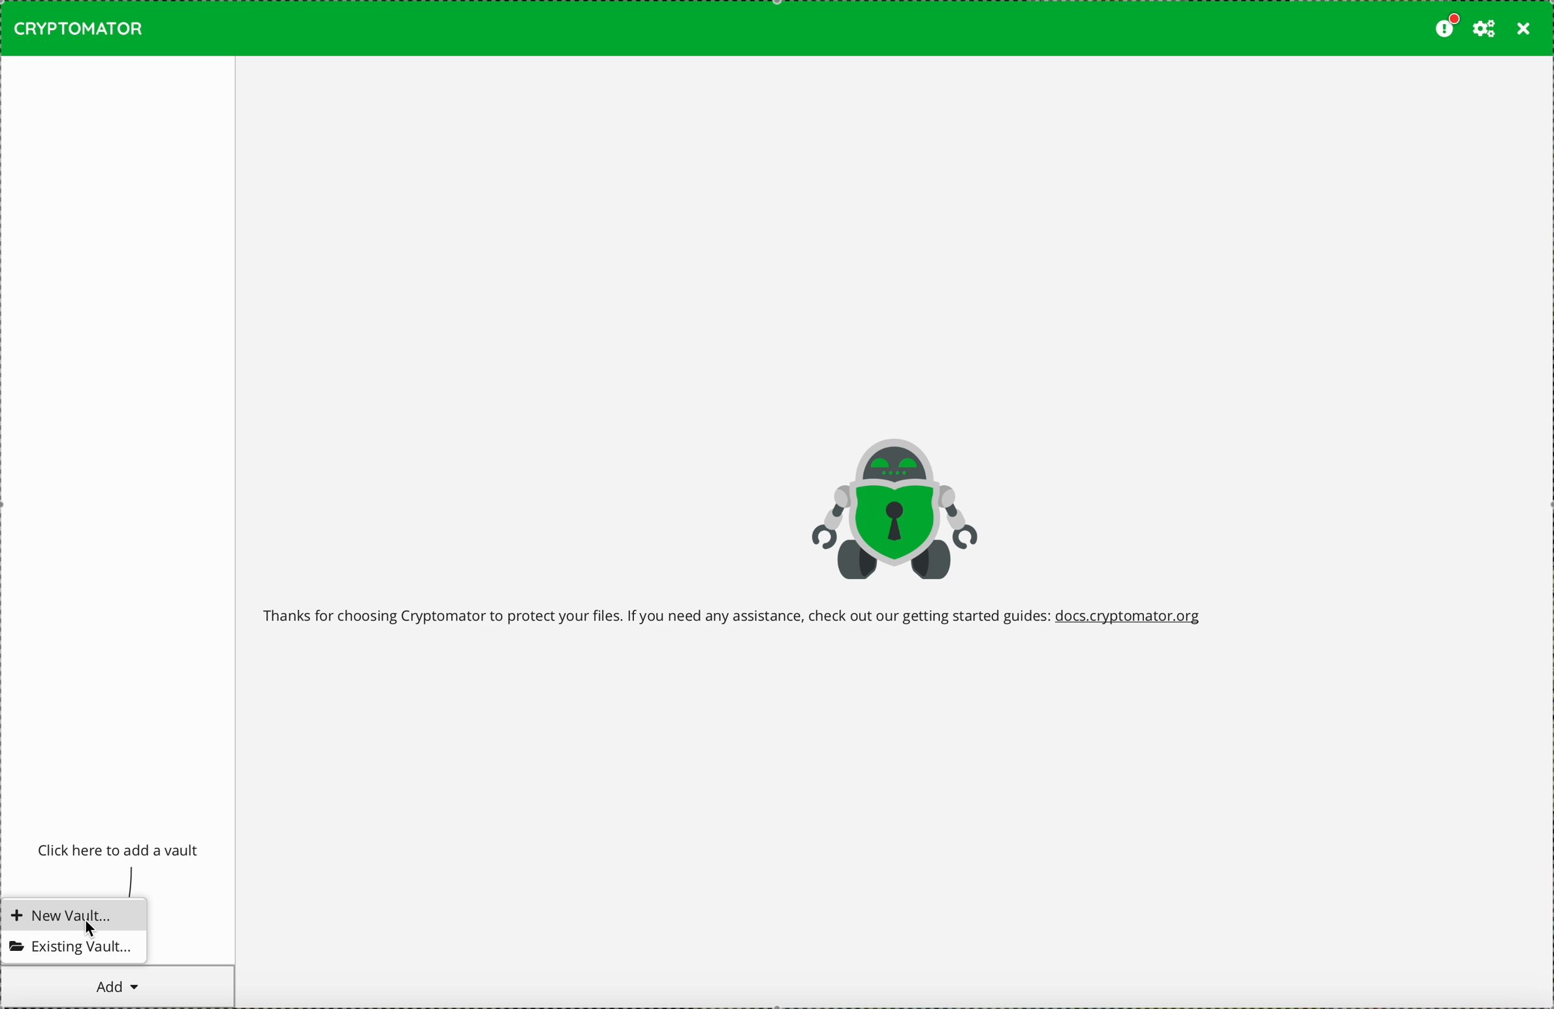 Image resolution: width=1554 pixels, height=1009 pixels. What do you see at coordinates (78, 948) in the screenshot?
I see `existing vault` at bounding box center [78, 948].